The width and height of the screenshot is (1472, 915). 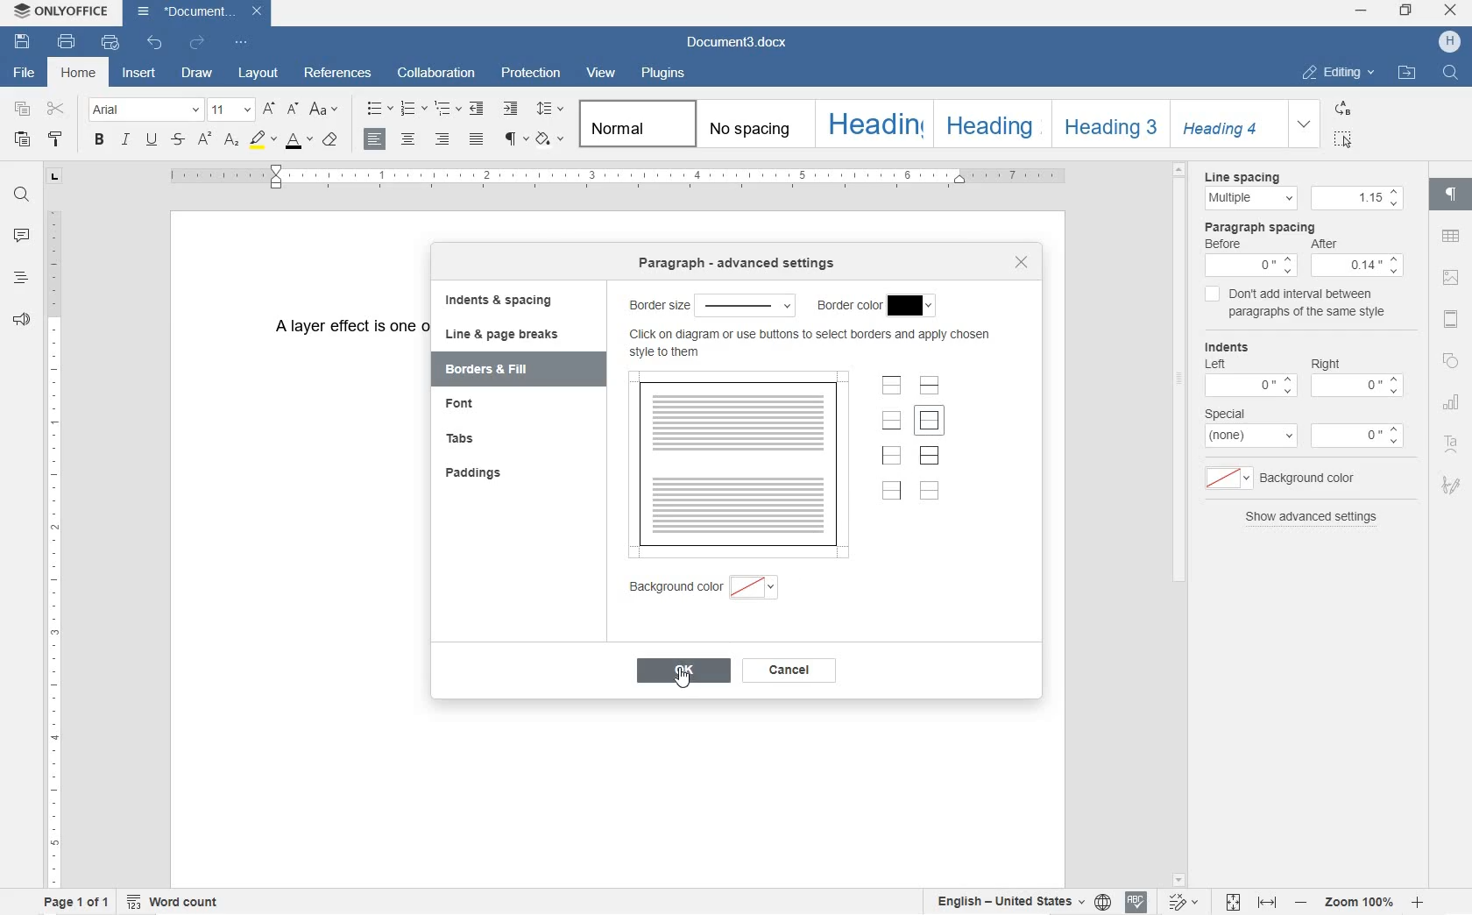 I want to click on set bottom border only, so click(x=892, y=420).